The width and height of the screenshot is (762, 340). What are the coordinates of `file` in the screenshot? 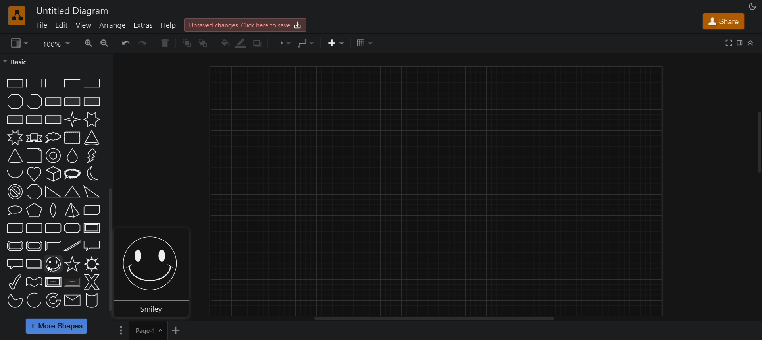 It's located at (42, 27).